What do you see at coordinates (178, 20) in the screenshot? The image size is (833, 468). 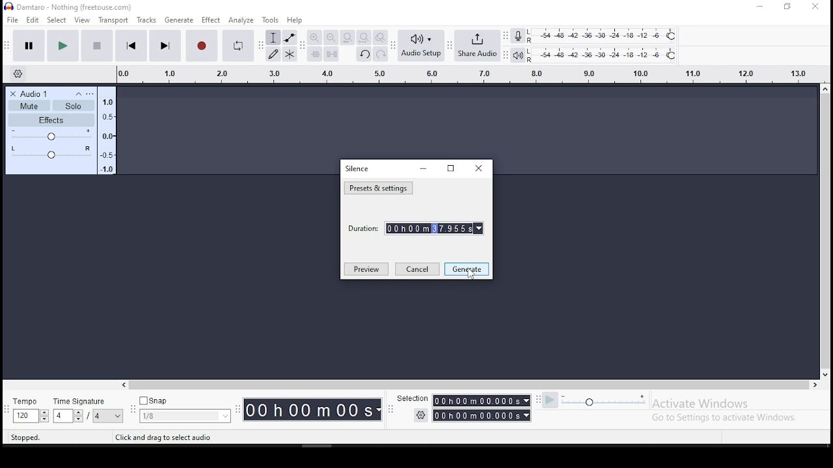 I see `generate` at bounding box center [178, 20].